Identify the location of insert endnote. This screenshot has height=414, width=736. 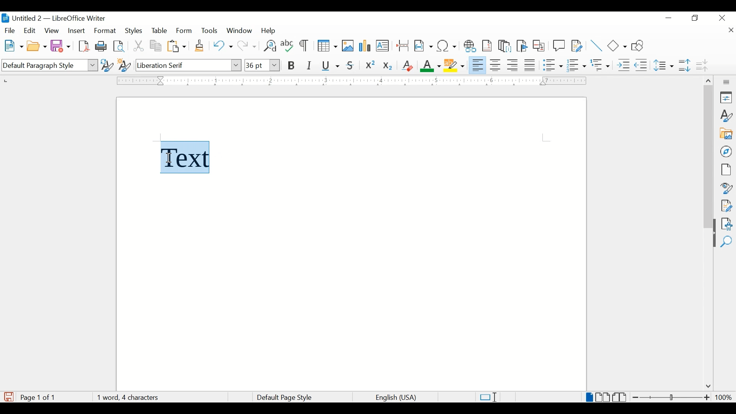
(505, 46).